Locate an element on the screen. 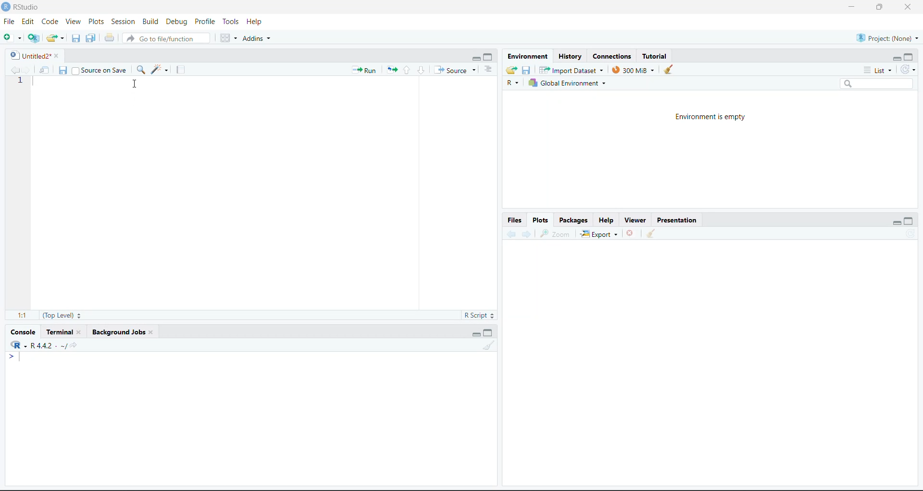 This screenshot has width=923, height=491. global Environment  is located at coordinates (569, 83).